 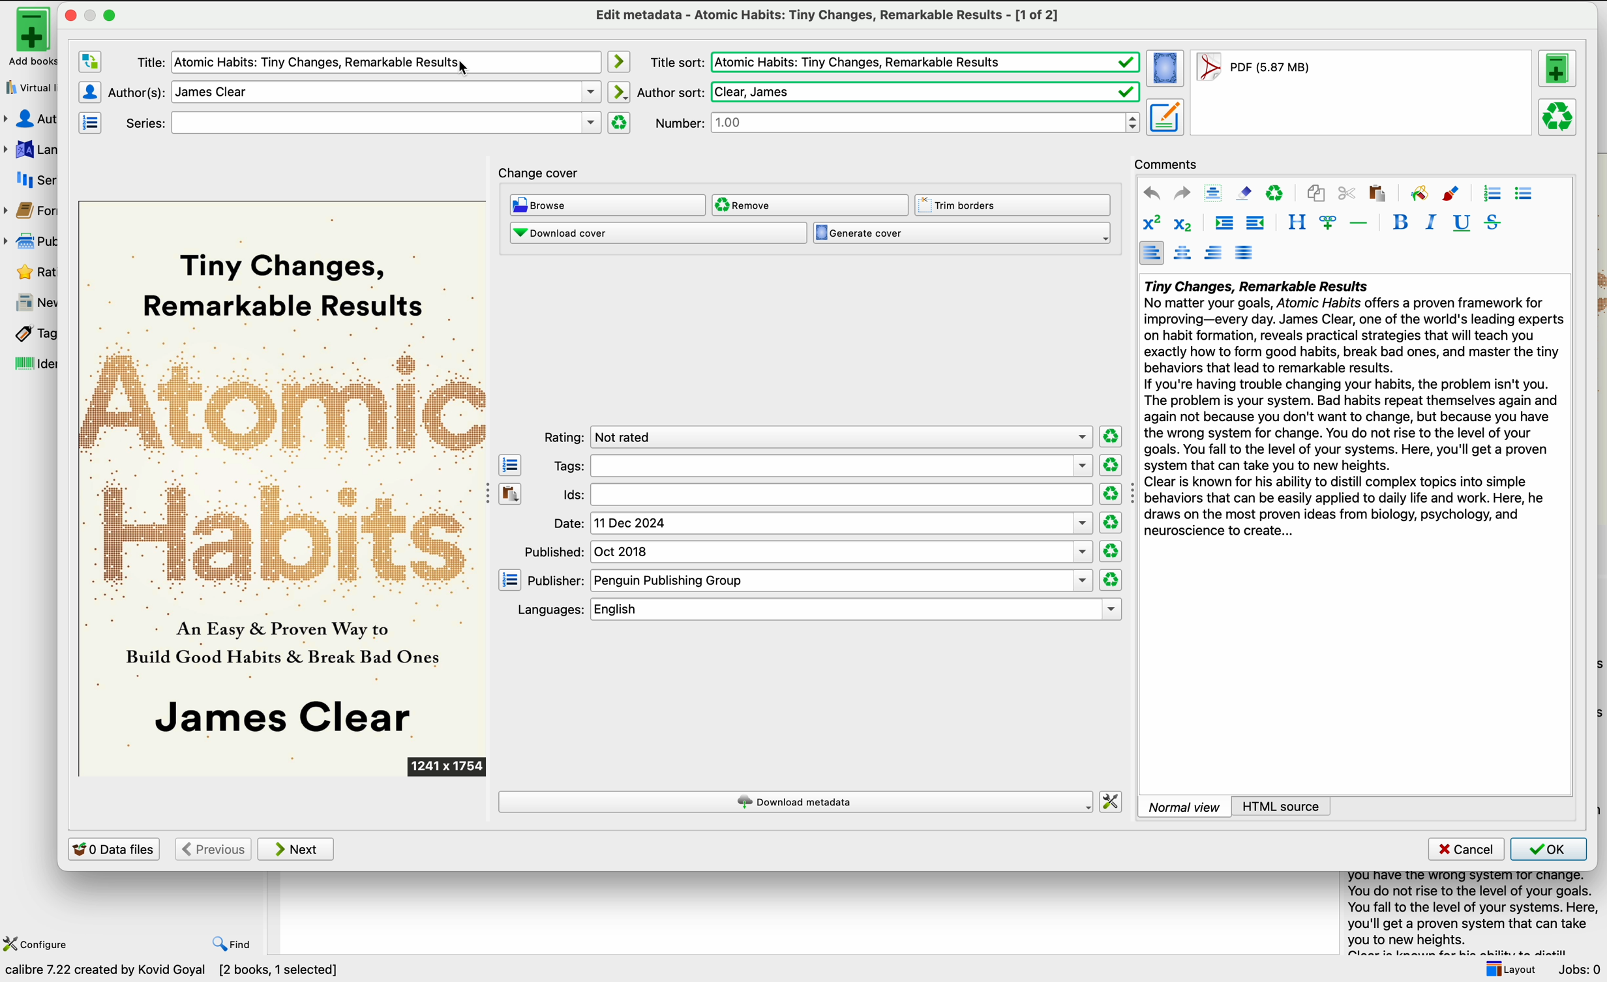 What do you see at coordinates (357, 122) in the screenshot?
I see `series` at bounding box center [357, 122].